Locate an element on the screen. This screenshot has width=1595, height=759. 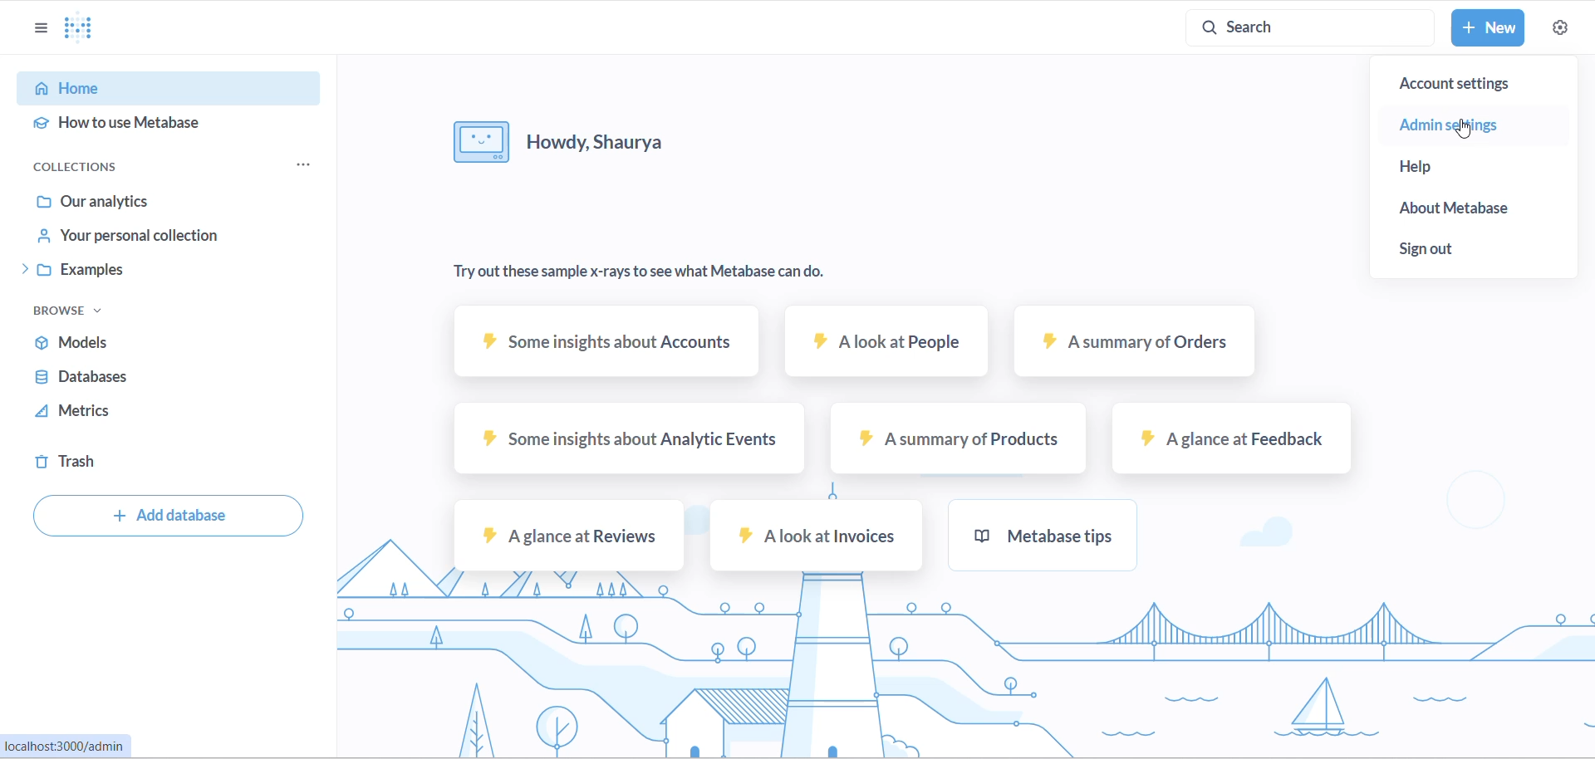
account setting is located at coordinates (1472, 84).